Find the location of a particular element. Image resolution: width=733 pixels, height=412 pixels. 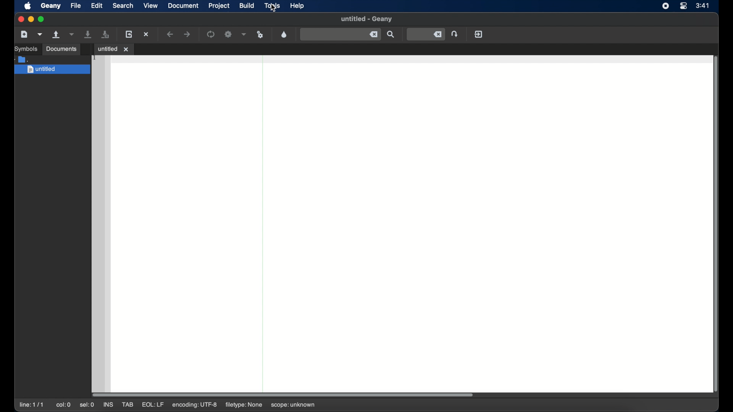

geany is located at coordinates (50, 6).